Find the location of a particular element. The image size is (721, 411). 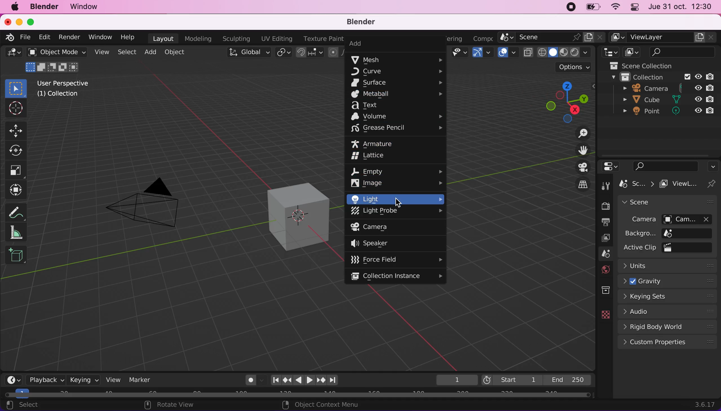

Jump to keyframe is located at coordinates (322, 381).